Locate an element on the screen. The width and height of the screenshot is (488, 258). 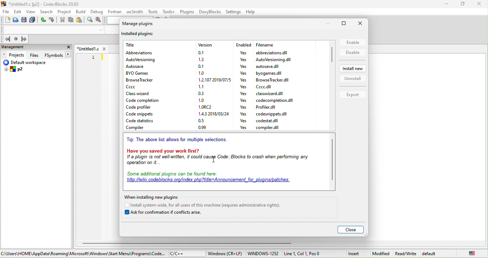
filename is located at coordinates (275, 45).